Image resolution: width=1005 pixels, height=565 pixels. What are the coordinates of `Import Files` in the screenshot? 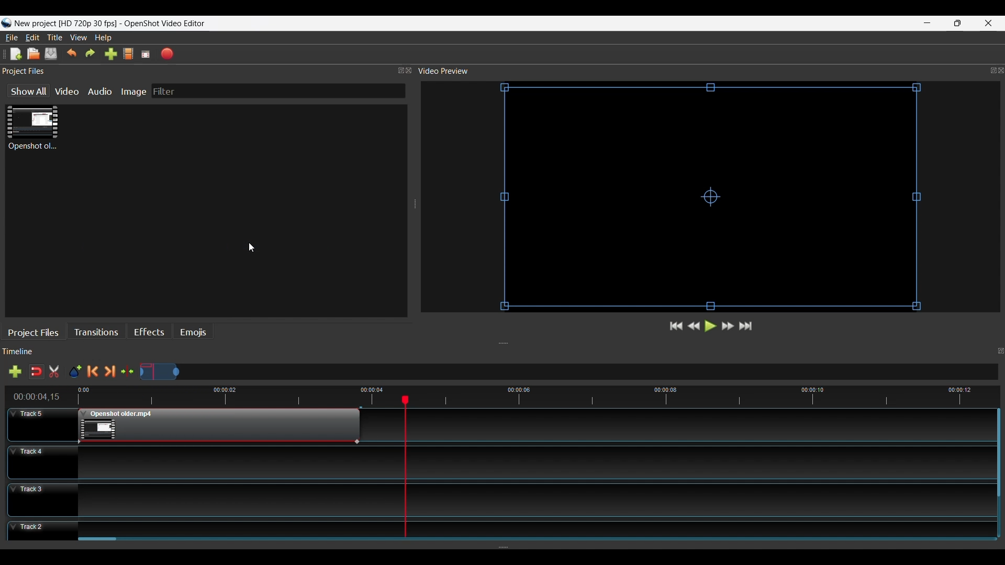 It's located at (110, 55).